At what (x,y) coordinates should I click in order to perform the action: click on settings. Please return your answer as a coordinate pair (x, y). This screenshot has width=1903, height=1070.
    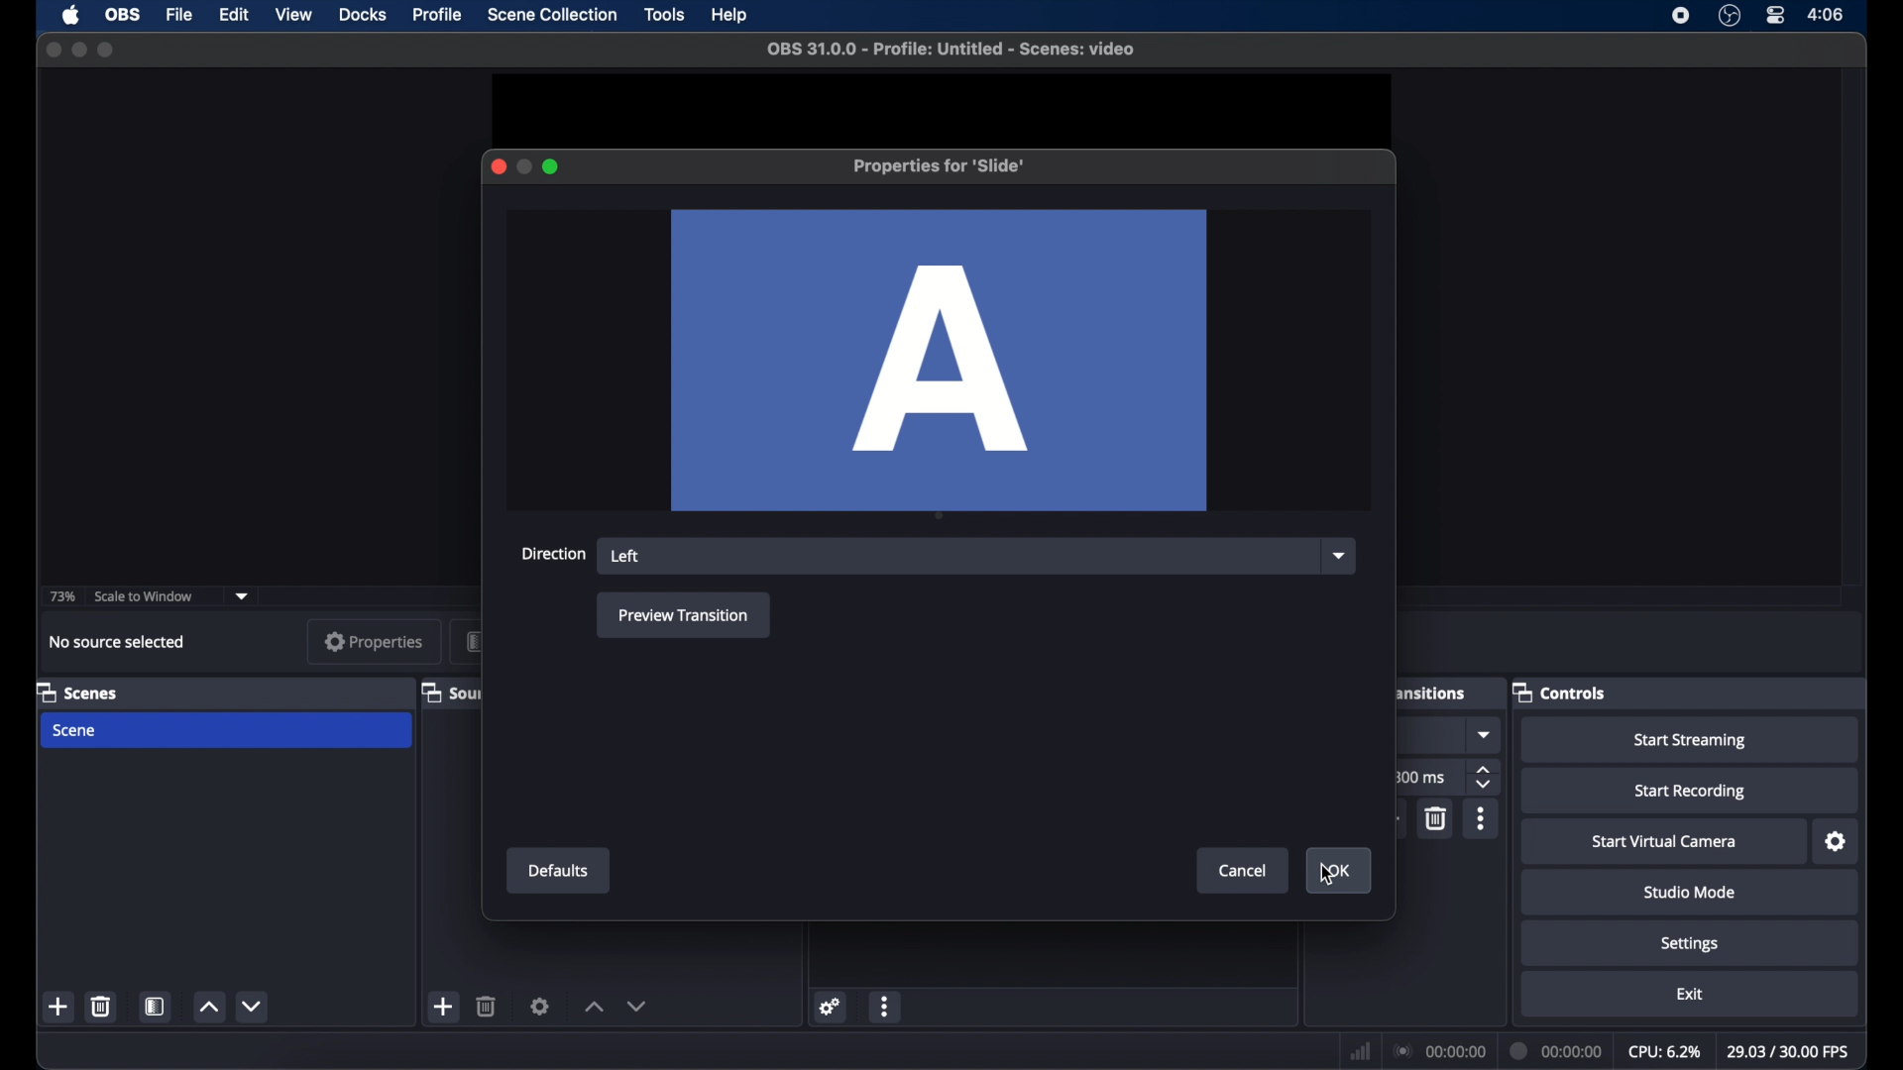
    Looking at the image, I should click on (1689, 944).